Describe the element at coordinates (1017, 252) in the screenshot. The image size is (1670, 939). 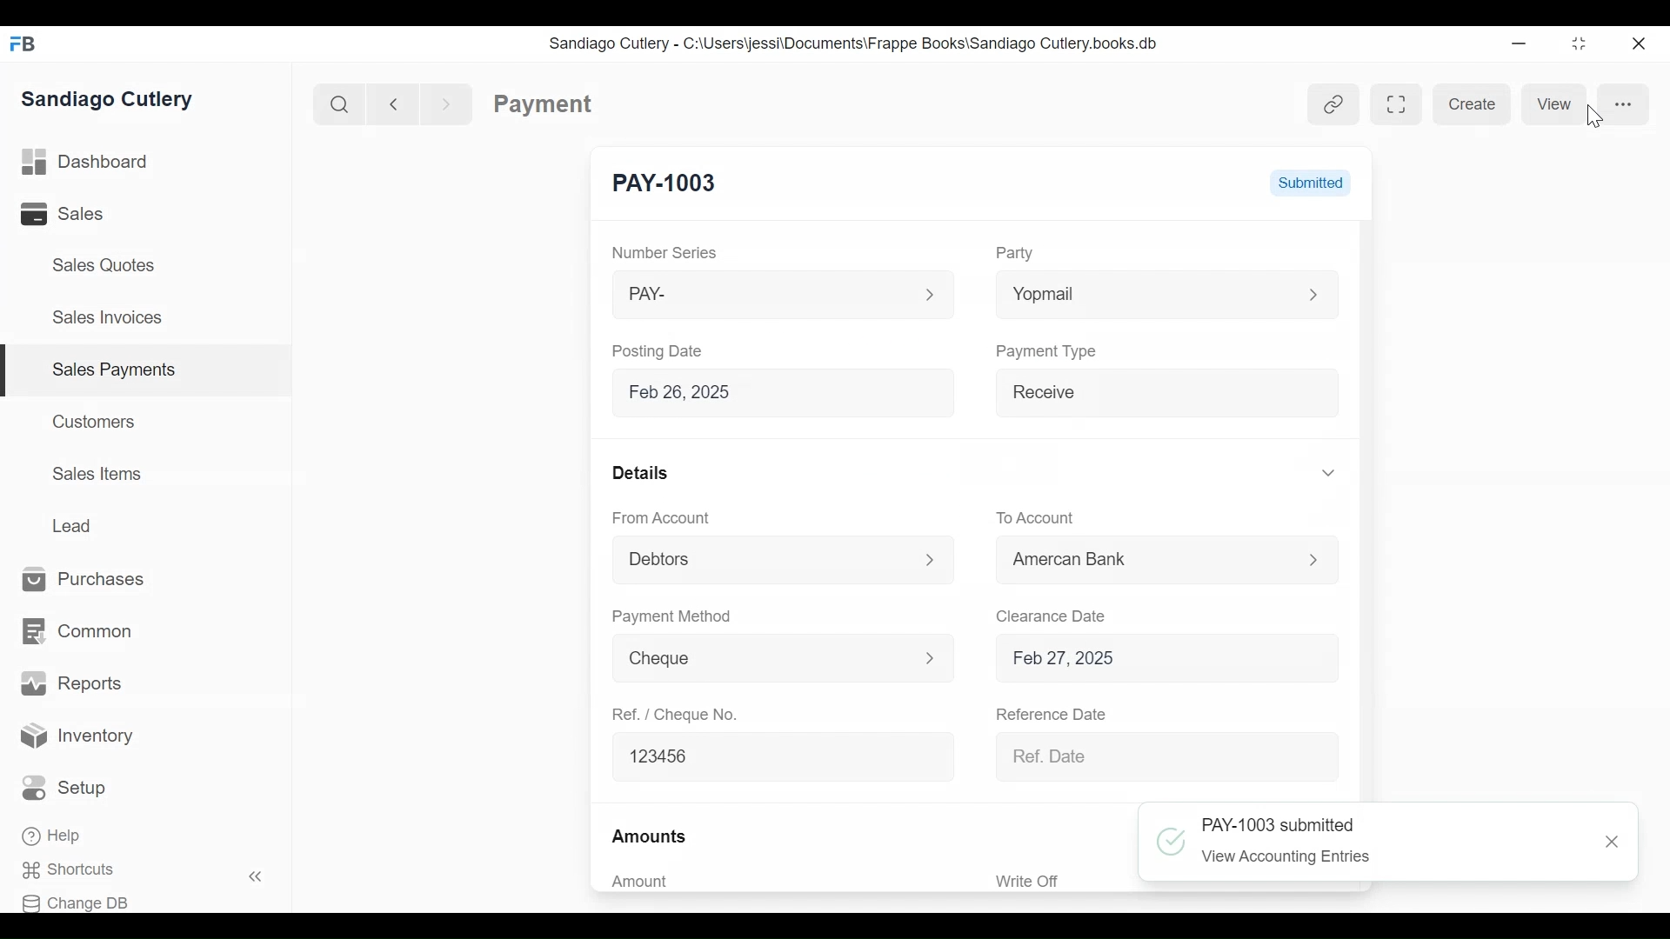
I see `Party` at that location.